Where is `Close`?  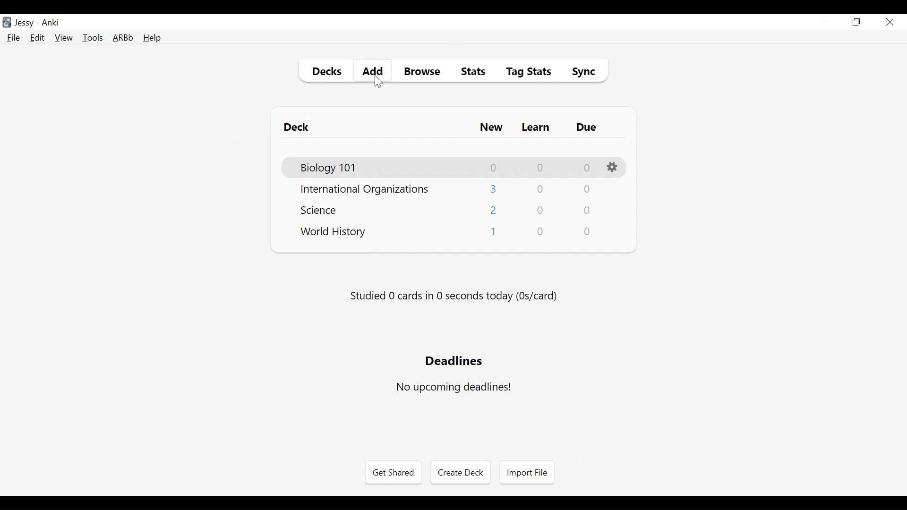
Close is located at coordinates (890, 22).